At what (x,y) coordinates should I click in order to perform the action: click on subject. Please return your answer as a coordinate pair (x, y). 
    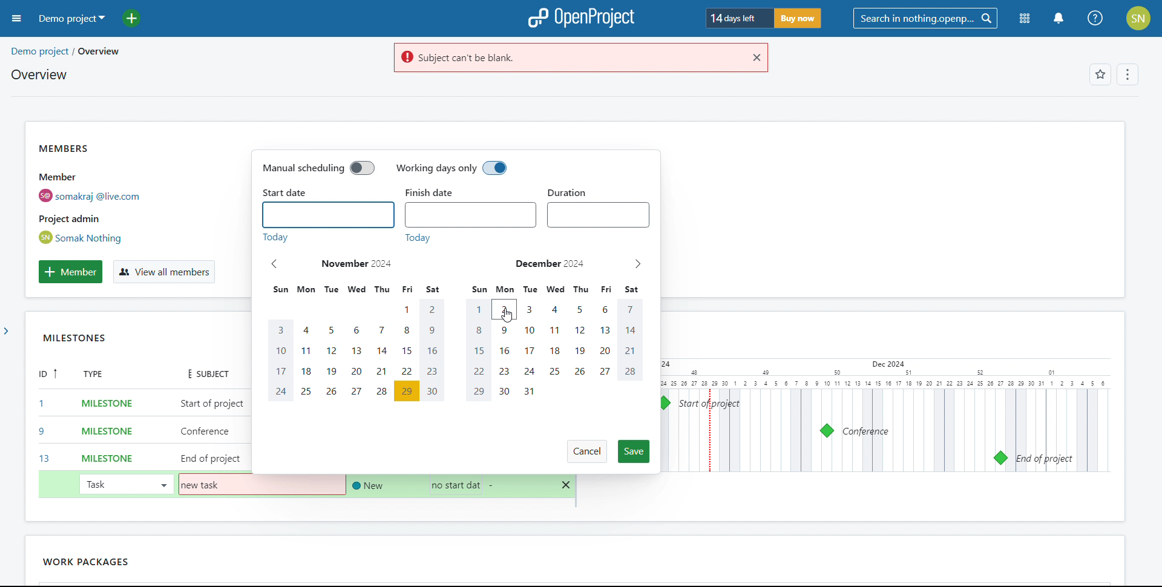
    Looking at the image, I should click on (203, 372).